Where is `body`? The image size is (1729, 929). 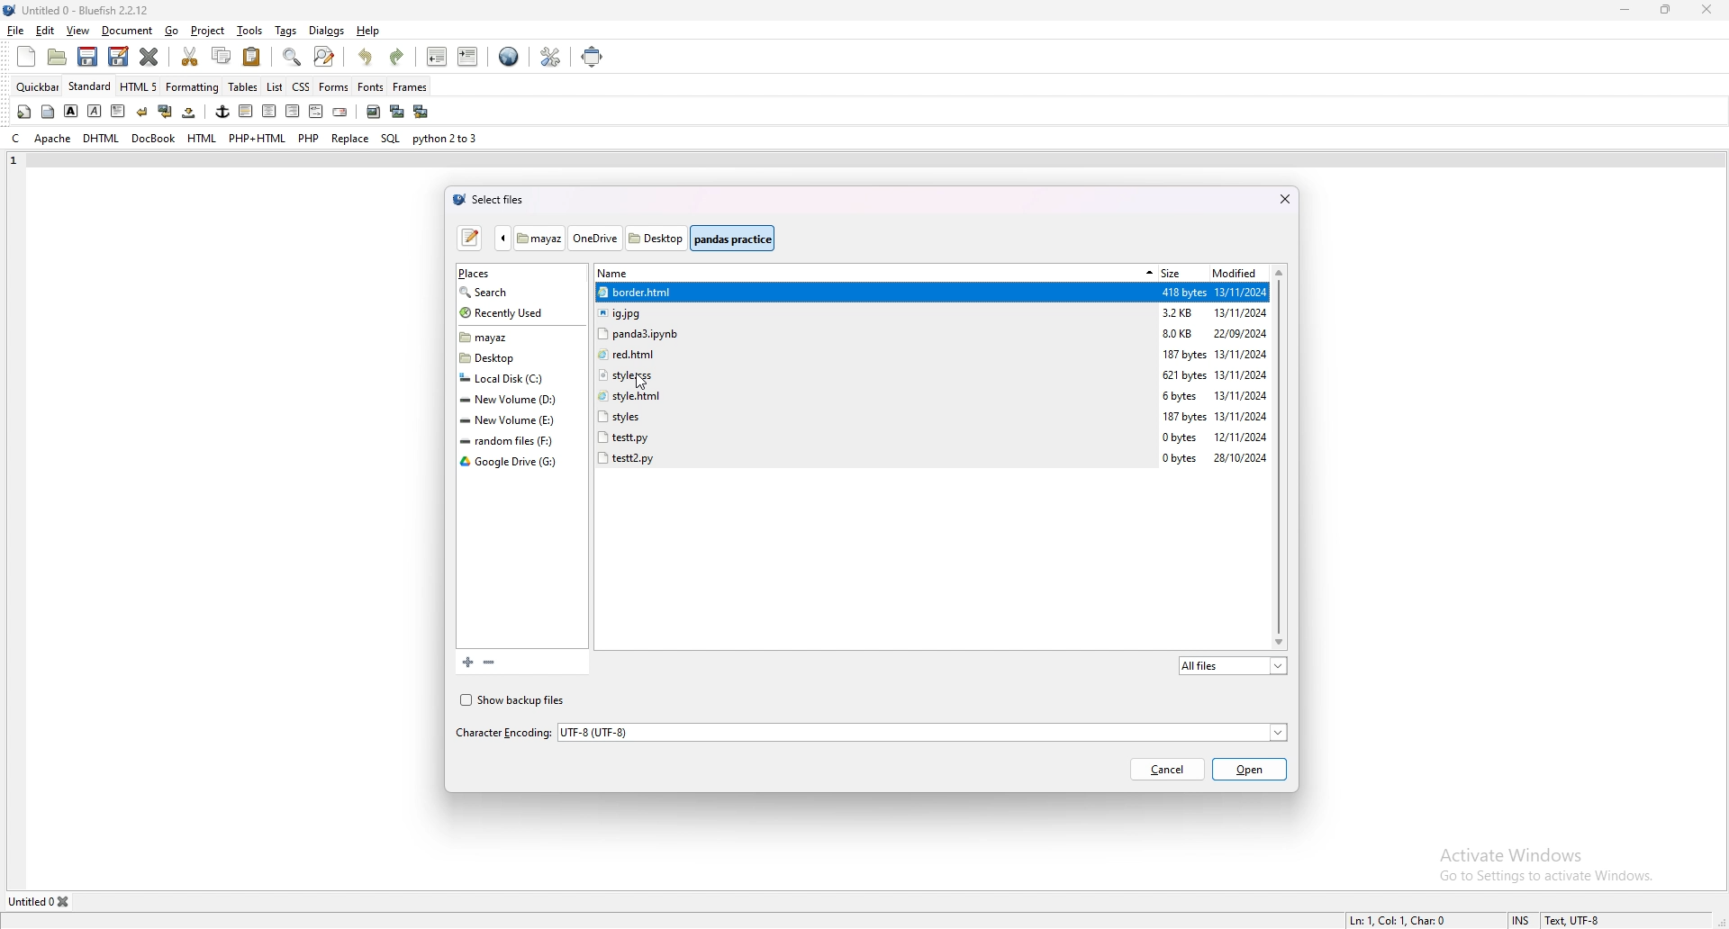
body is located at coordinates (48, 113).